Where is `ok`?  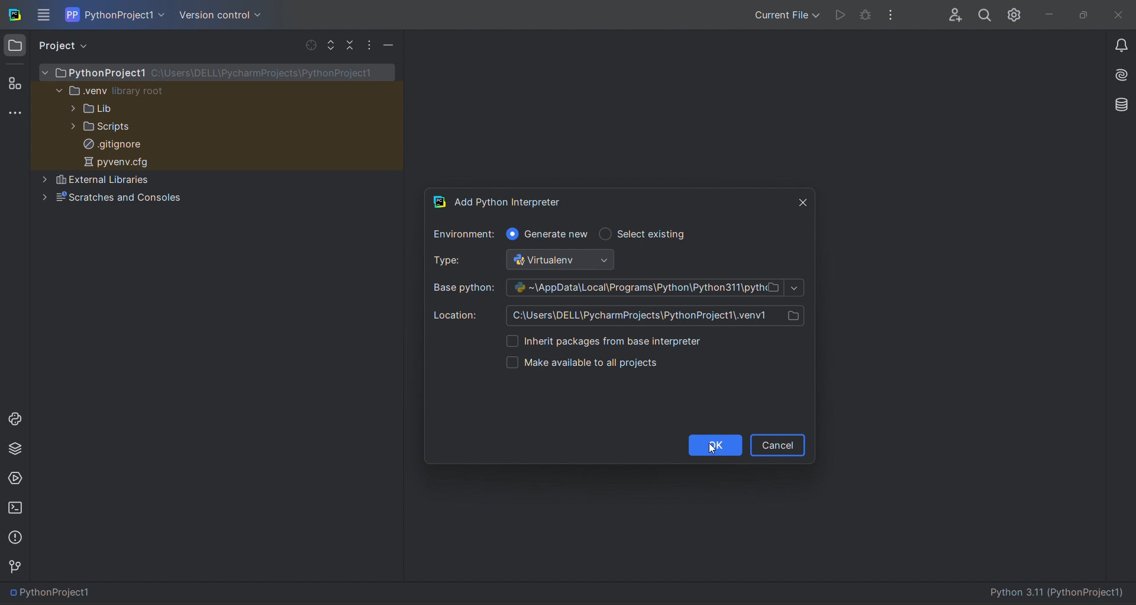 ok is located at coordinates (715, 446).